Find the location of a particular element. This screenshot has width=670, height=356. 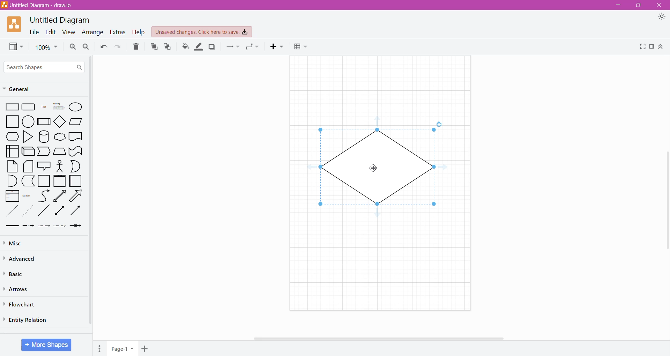

Search Shapes is located at coordinates (45, 66).